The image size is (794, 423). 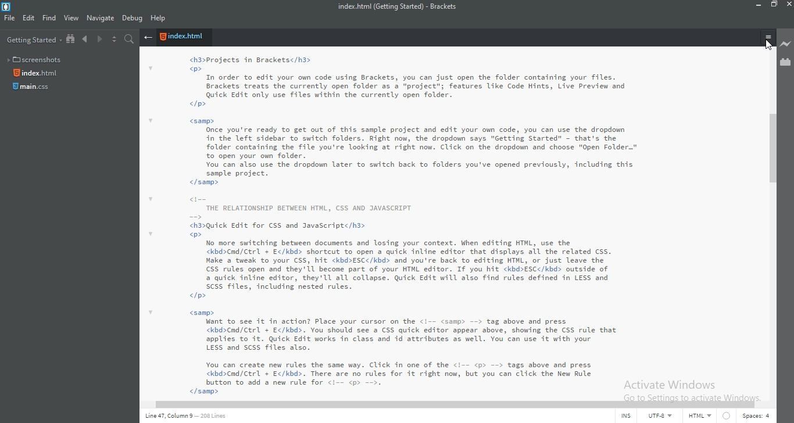 I want to click on Next document, so click(x=99, y=40).